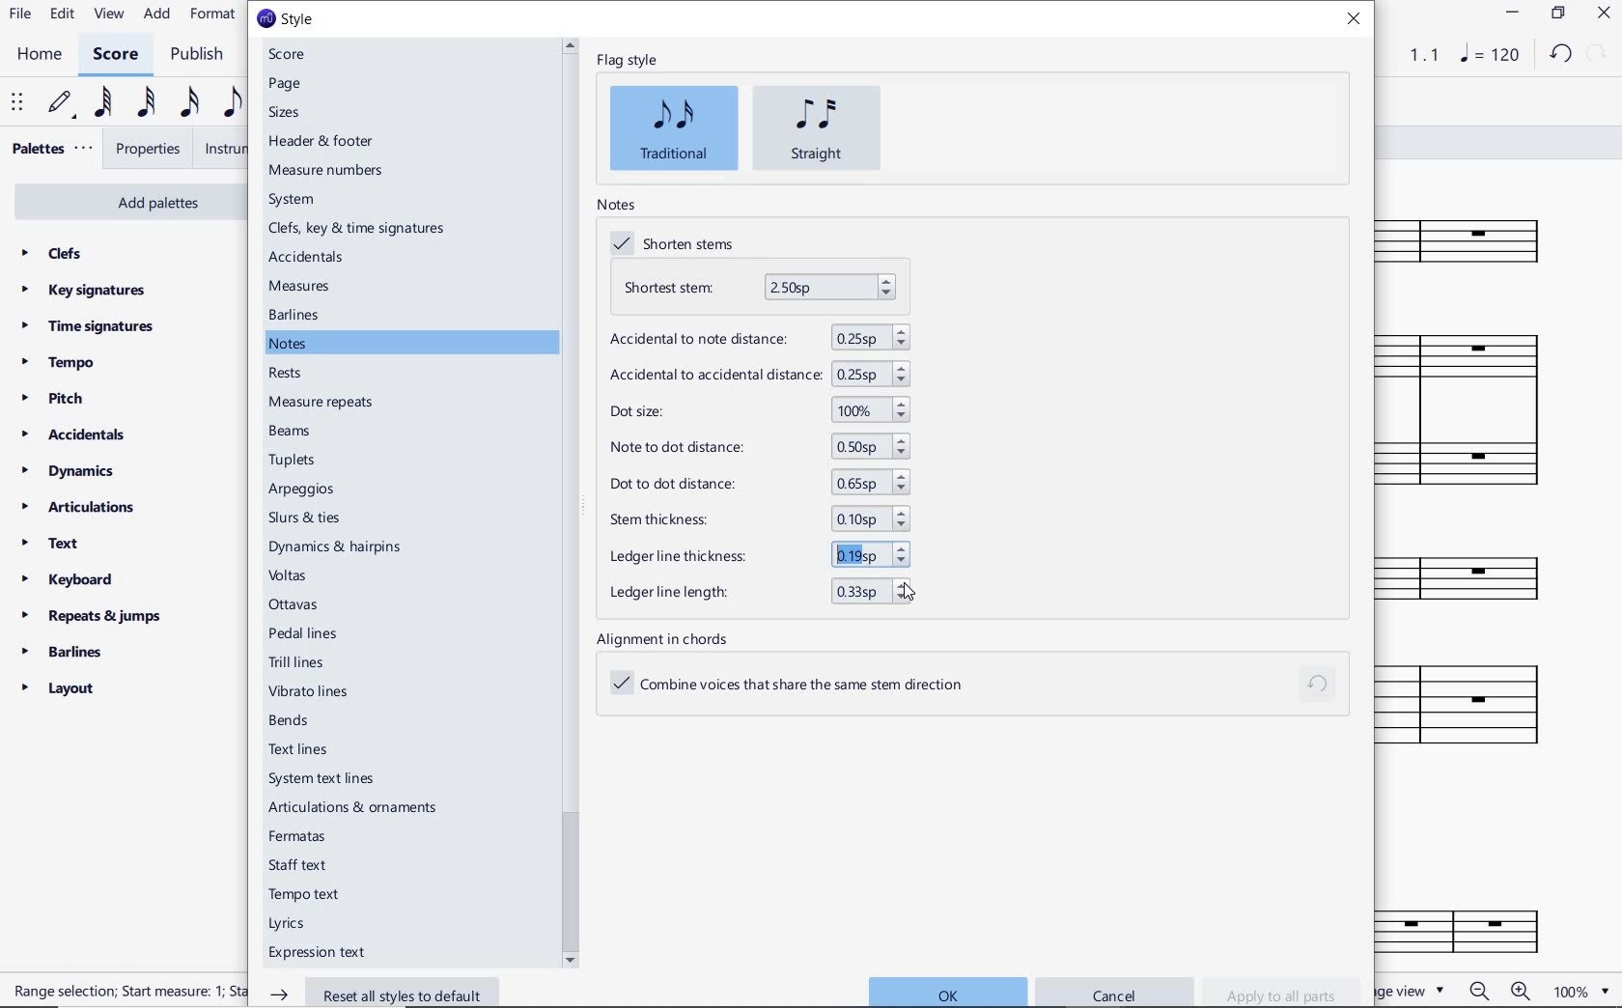 The width and height of the screenshot is (1622, 1008). What do you see at coordinates (909, 597) in the screenshot?
I see `cursor` at bounding box center [909, 597].